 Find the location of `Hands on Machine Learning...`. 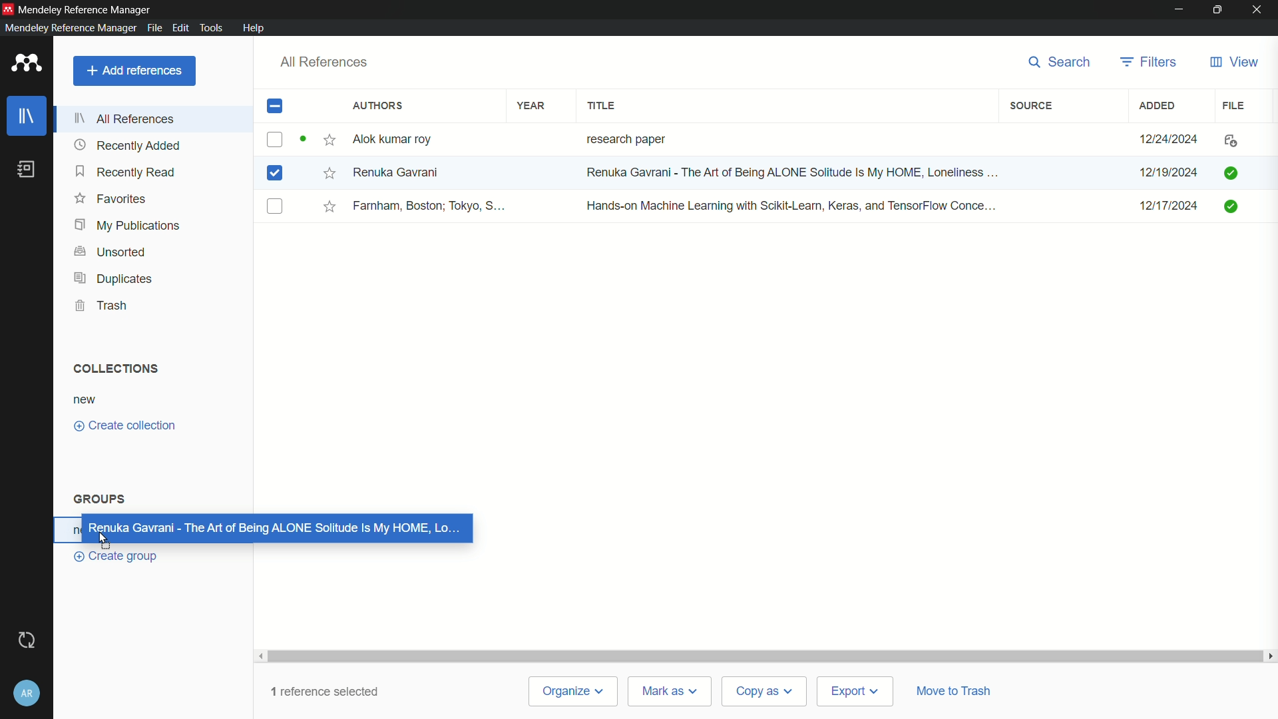

Hands on Machine Learning... is located at coordinates (788, 204).